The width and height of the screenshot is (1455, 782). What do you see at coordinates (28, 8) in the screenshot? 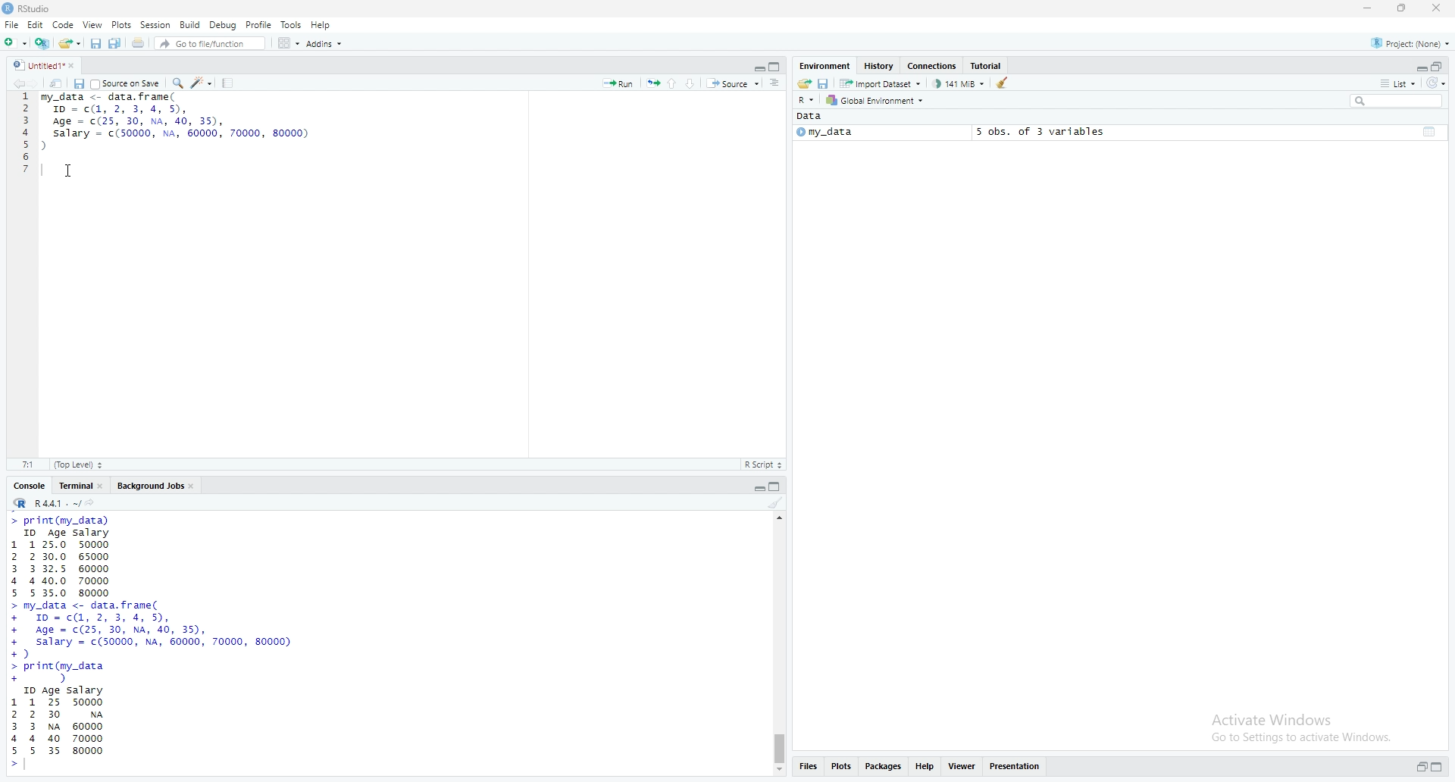
I see `Rstudio` at bounding box center [28, 8].